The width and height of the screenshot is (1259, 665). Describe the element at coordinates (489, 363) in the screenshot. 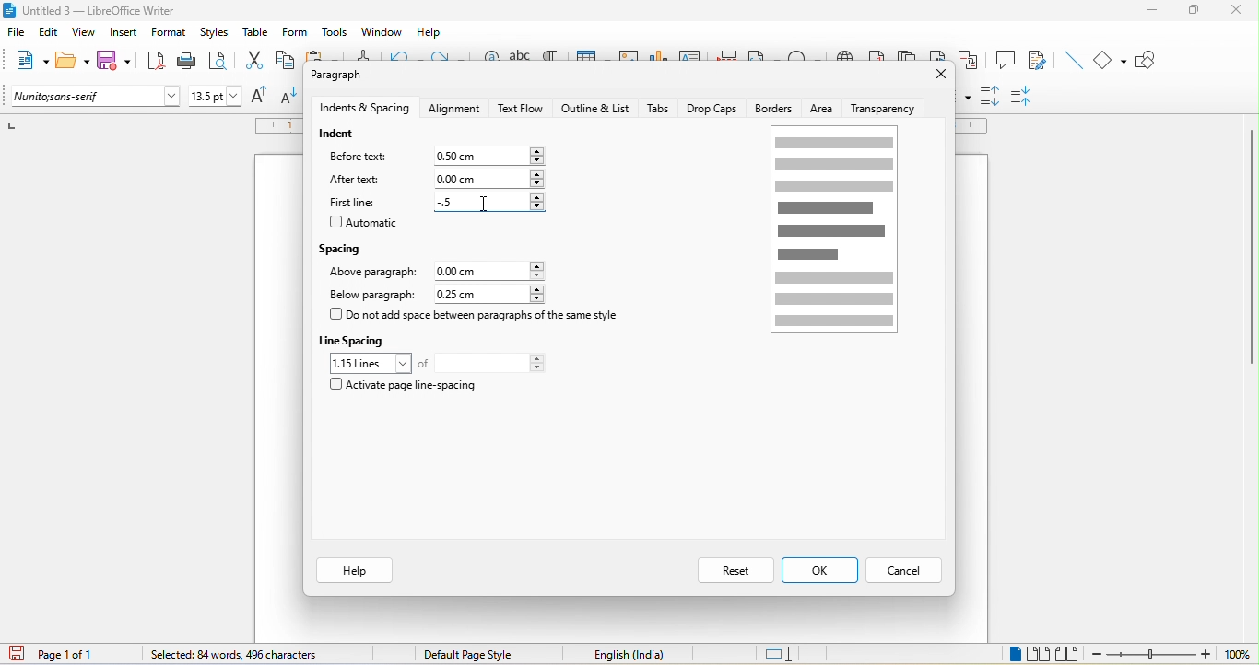

I see `total lines` at that location.